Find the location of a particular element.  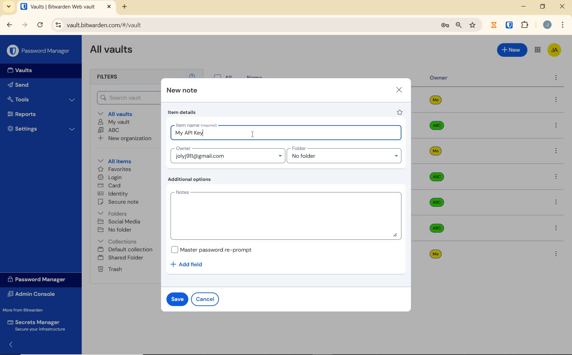

identity is located at coordinates (114, 194).